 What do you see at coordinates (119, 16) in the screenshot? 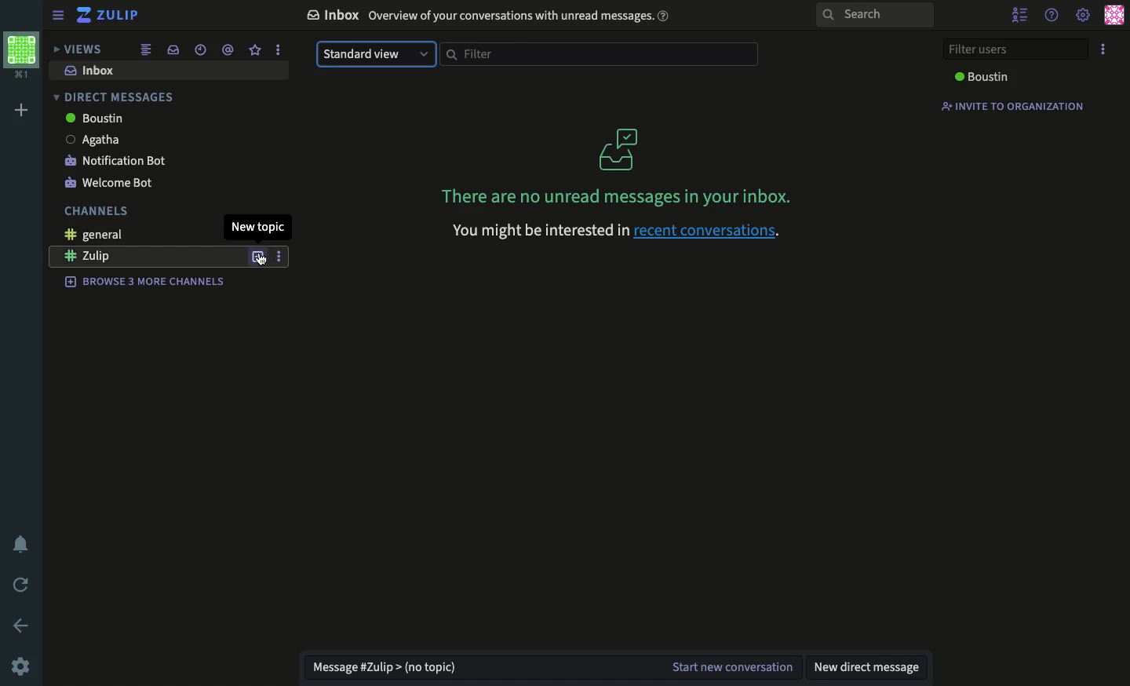
I see `Zulip` at bounding box center [119, 16].